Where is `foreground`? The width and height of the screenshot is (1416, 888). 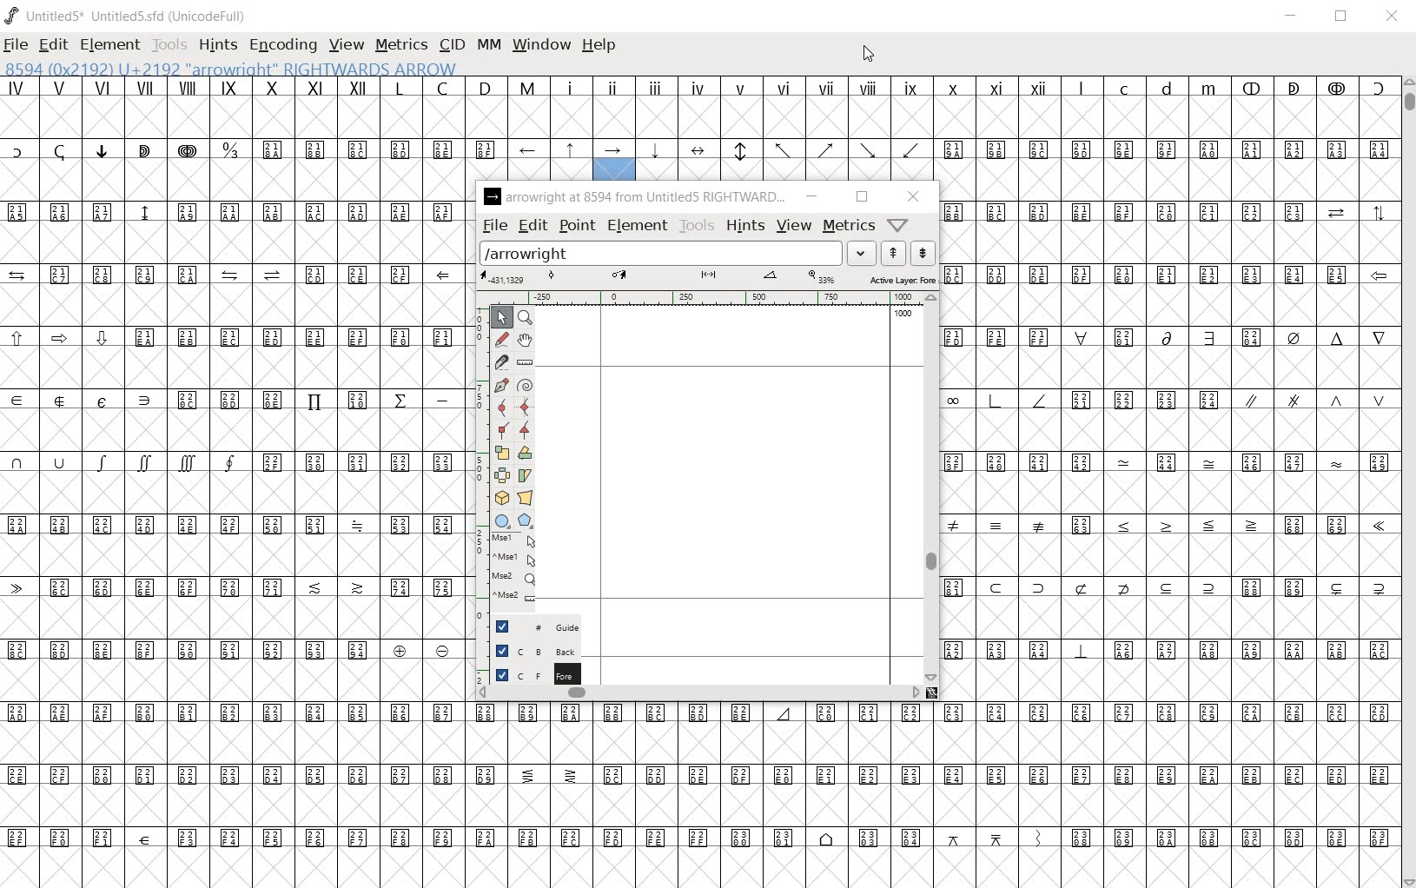 foreground is located at coordinates (530, 673).